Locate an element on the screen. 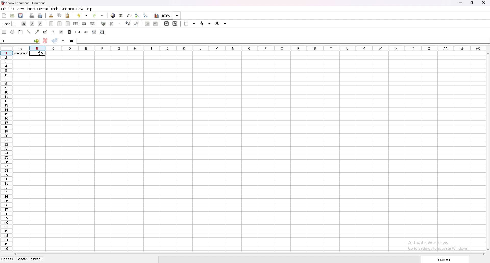  radio button is located at coordinates (53, 32).